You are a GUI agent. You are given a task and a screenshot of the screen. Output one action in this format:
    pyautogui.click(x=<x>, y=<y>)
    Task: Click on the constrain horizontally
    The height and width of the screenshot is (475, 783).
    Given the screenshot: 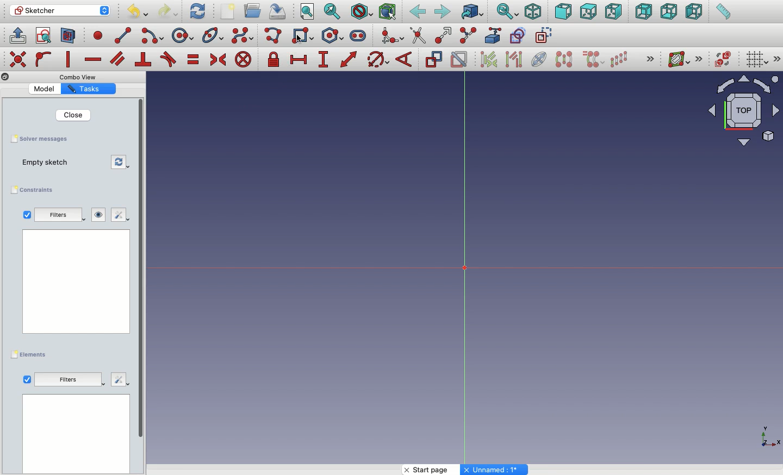 What is the action you would take?
    pyautogui.click(x=94, y=57)
    